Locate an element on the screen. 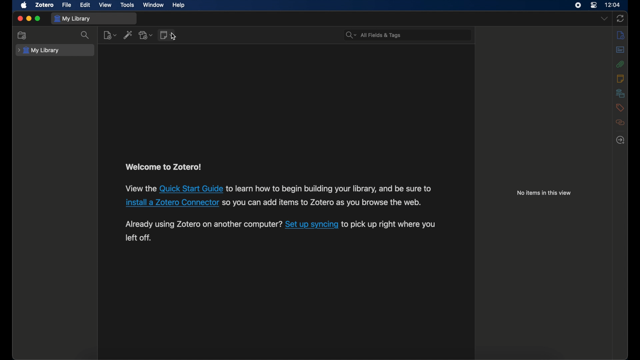  search is located at coordinates (374, 35).